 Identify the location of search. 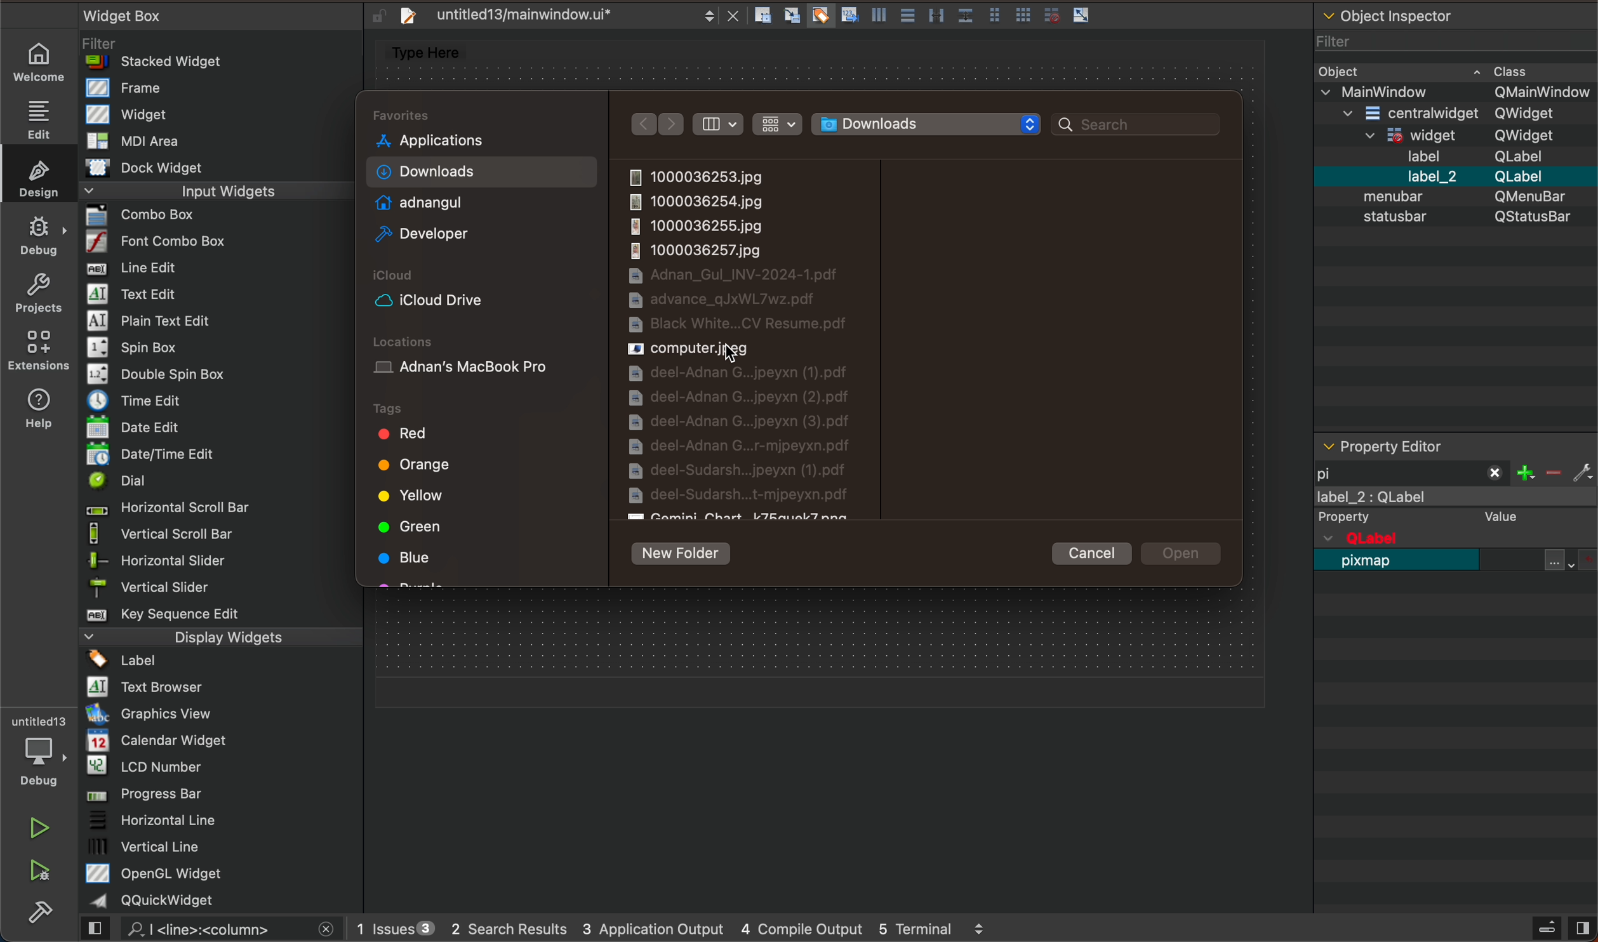
(1141, 124).